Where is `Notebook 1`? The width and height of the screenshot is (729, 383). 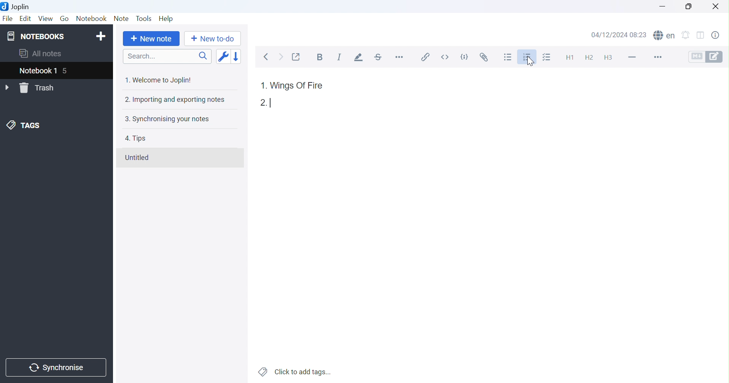
Notebook 1 is located at coordinates (38, 71).